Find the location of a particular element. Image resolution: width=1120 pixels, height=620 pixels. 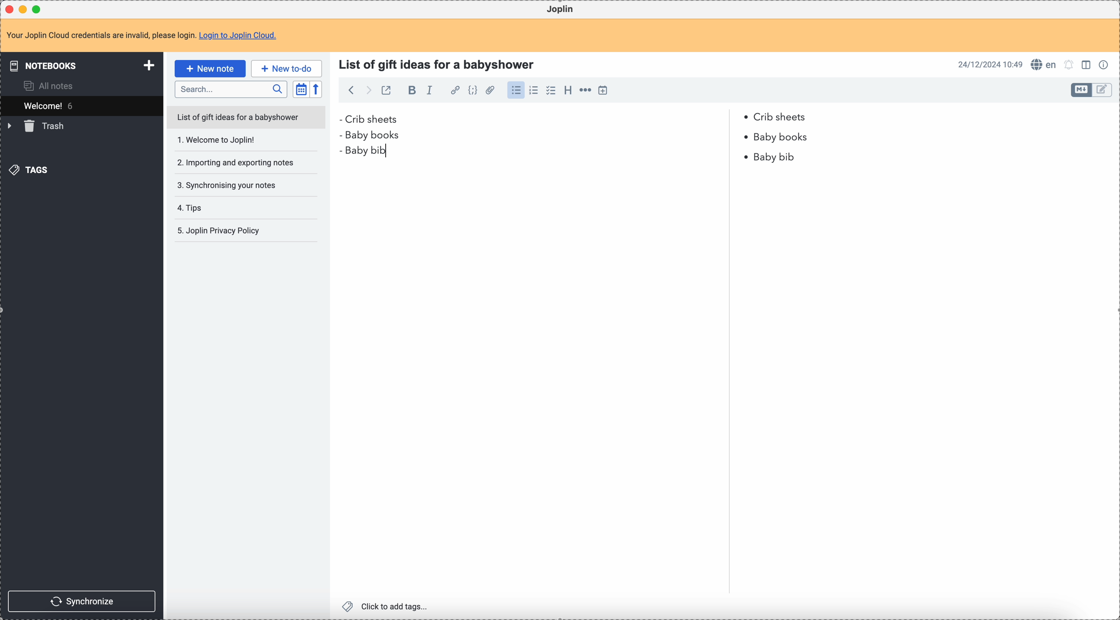

toggle edit layout is located at coordinates (1103, 90).